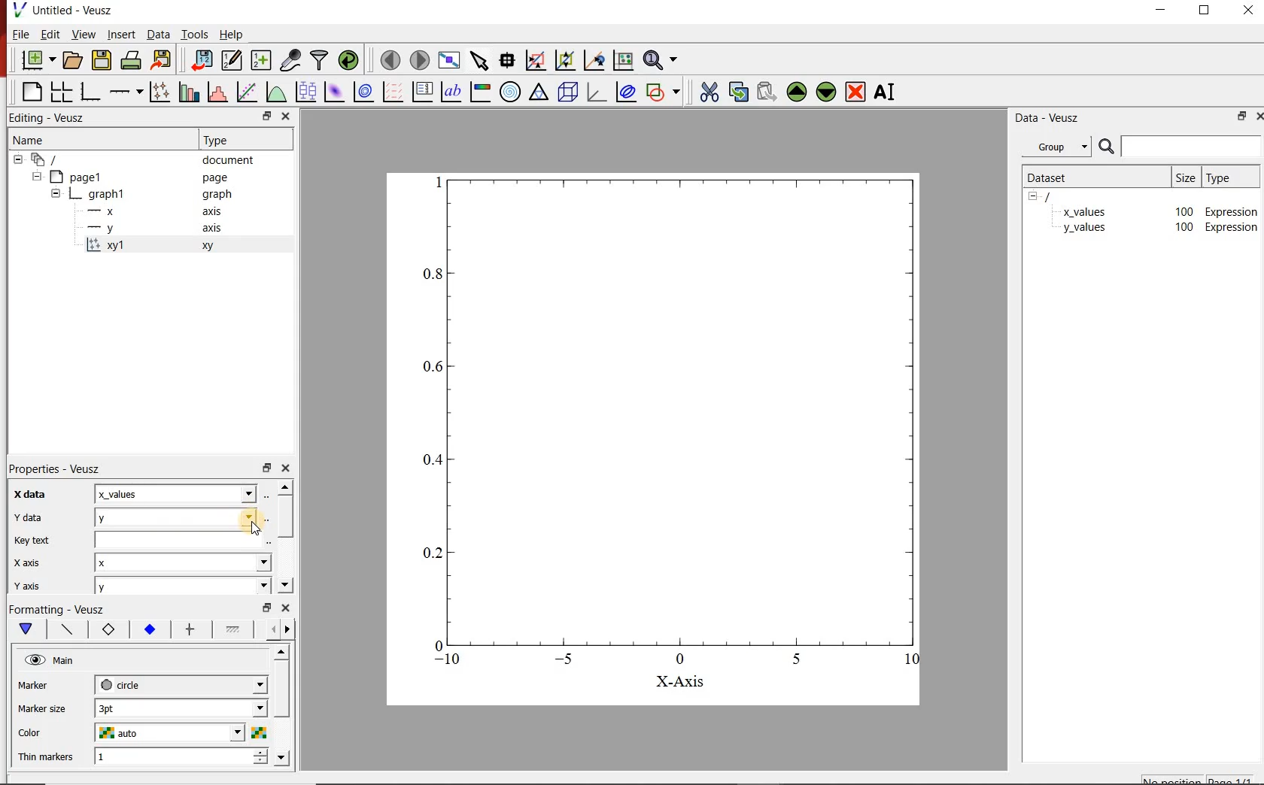 This screenshot has width=1264, height=785. Describe the element at coordinates (1187, 177) in the screenshot. I see `size ` at that location.